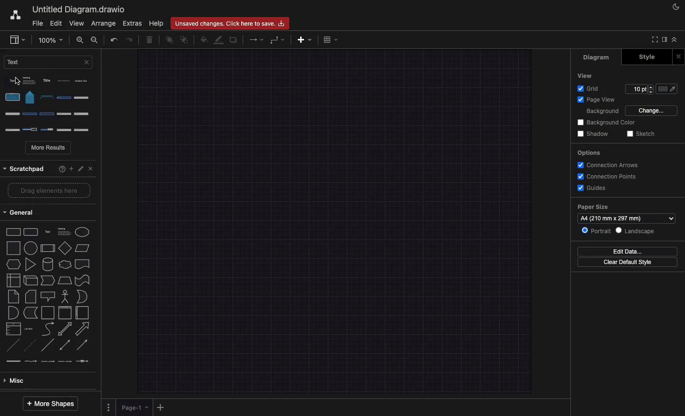 This screenshot has height=416, width=685. Describe the element at coordinates (643, 133) in the screenshot. I see `Sketch` at that location.